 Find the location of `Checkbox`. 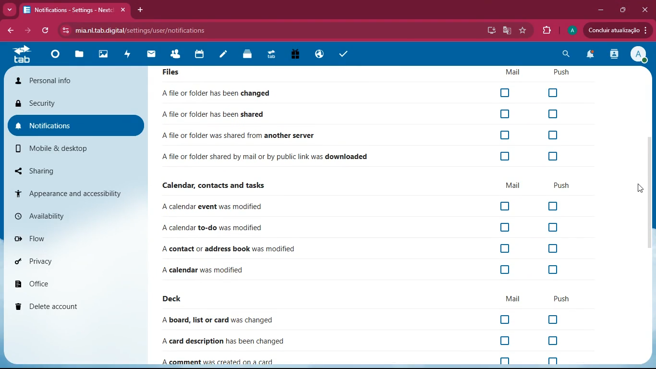

Checkbox is located at coordinates (506, 114).